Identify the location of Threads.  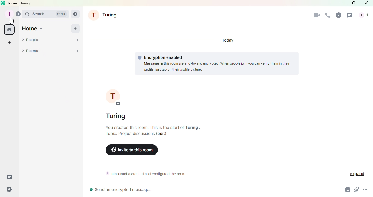
(10, 178).